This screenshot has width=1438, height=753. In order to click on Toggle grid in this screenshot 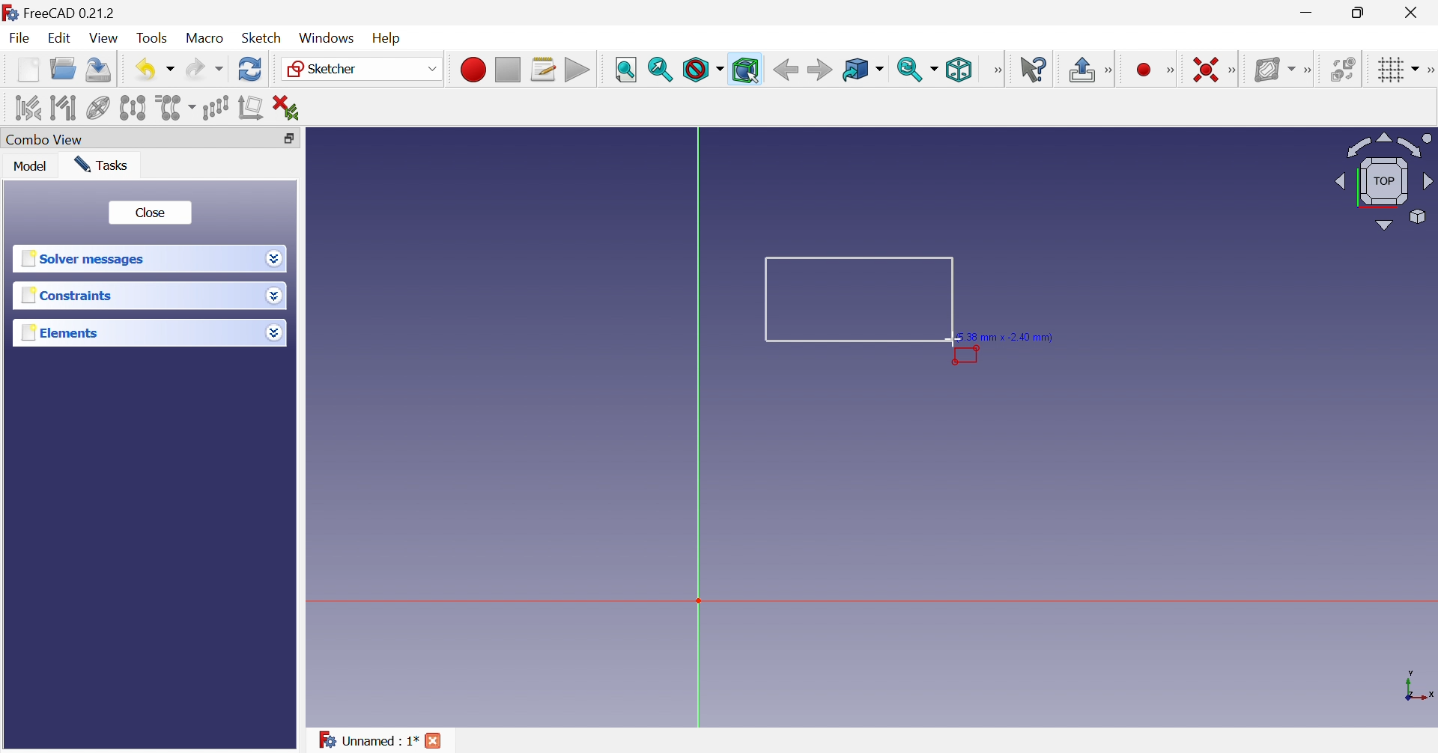, I will do `click(1398, 69)`.